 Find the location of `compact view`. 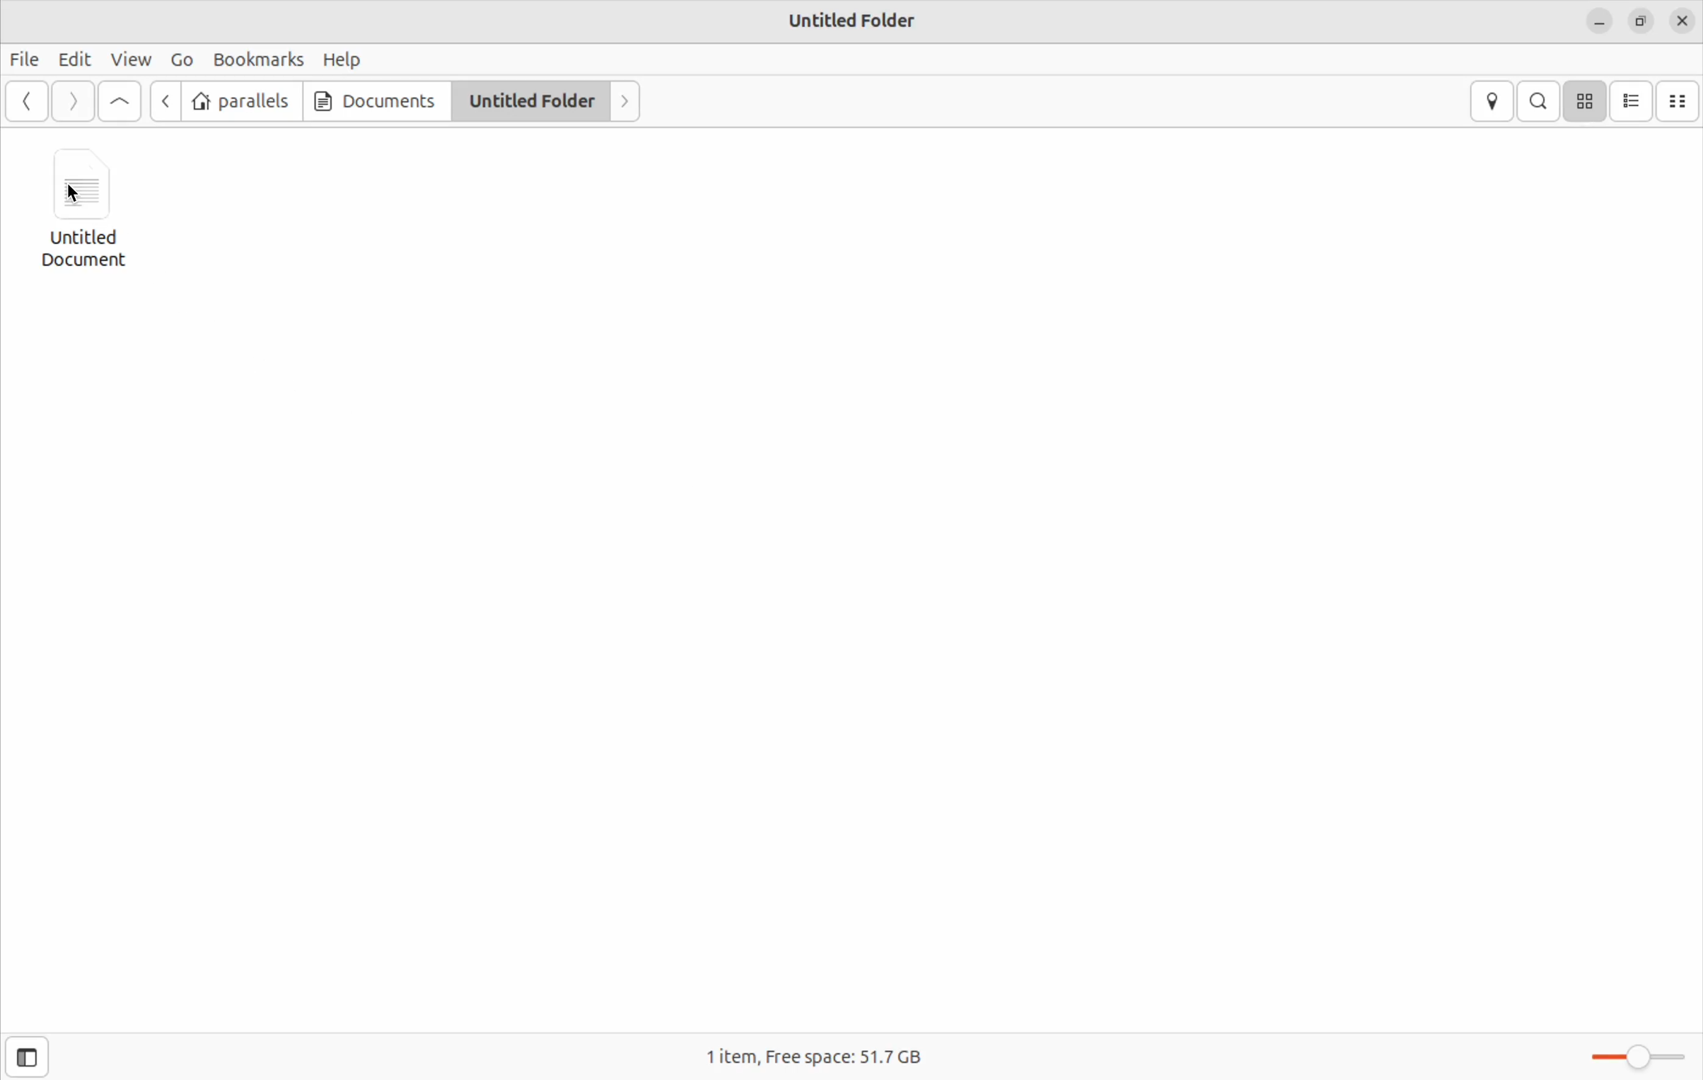

compact view is located at coordinates (1680, 103).